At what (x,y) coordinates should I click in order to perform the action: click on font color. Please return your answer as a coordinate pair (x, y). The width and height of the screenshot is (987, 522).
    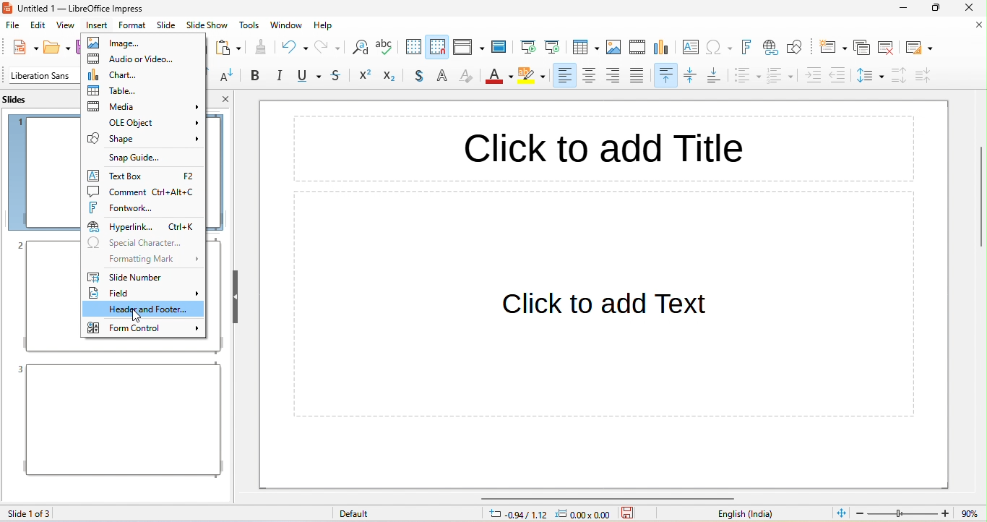
    Looking at the image, I should click on (498, 78).